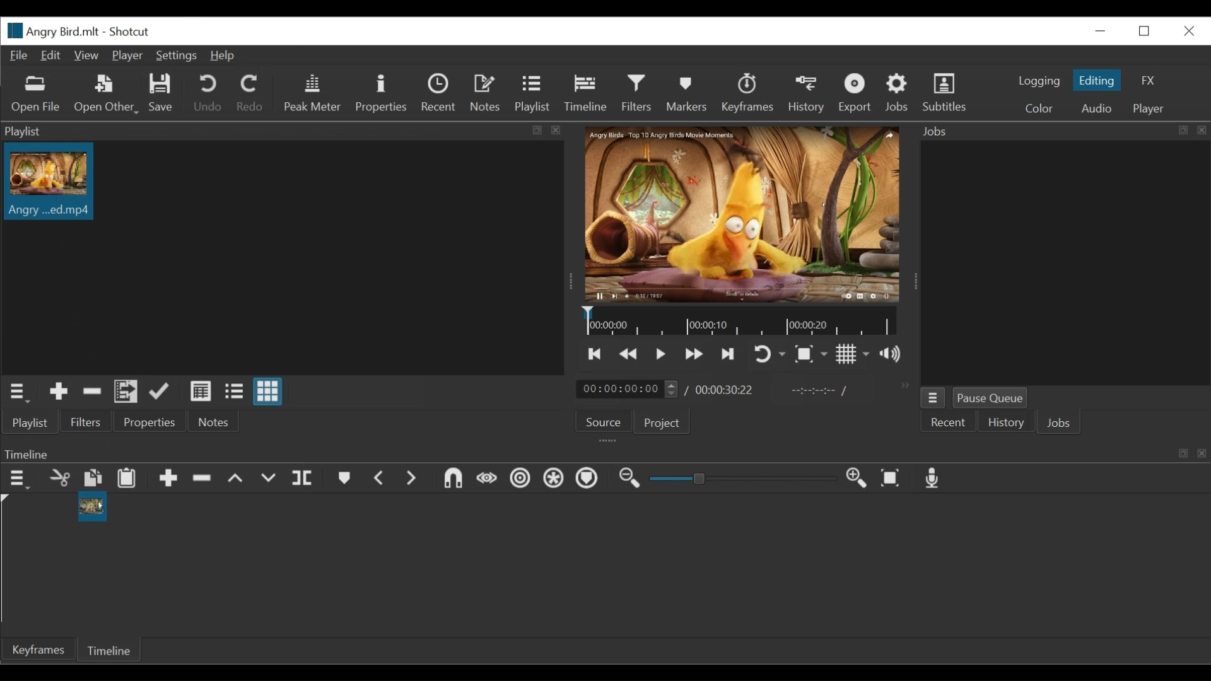 This screenshot has width=1211, height=681. Describe the element at coordinates (267, 480) in the screenshot. I see `overwrite` at that location.